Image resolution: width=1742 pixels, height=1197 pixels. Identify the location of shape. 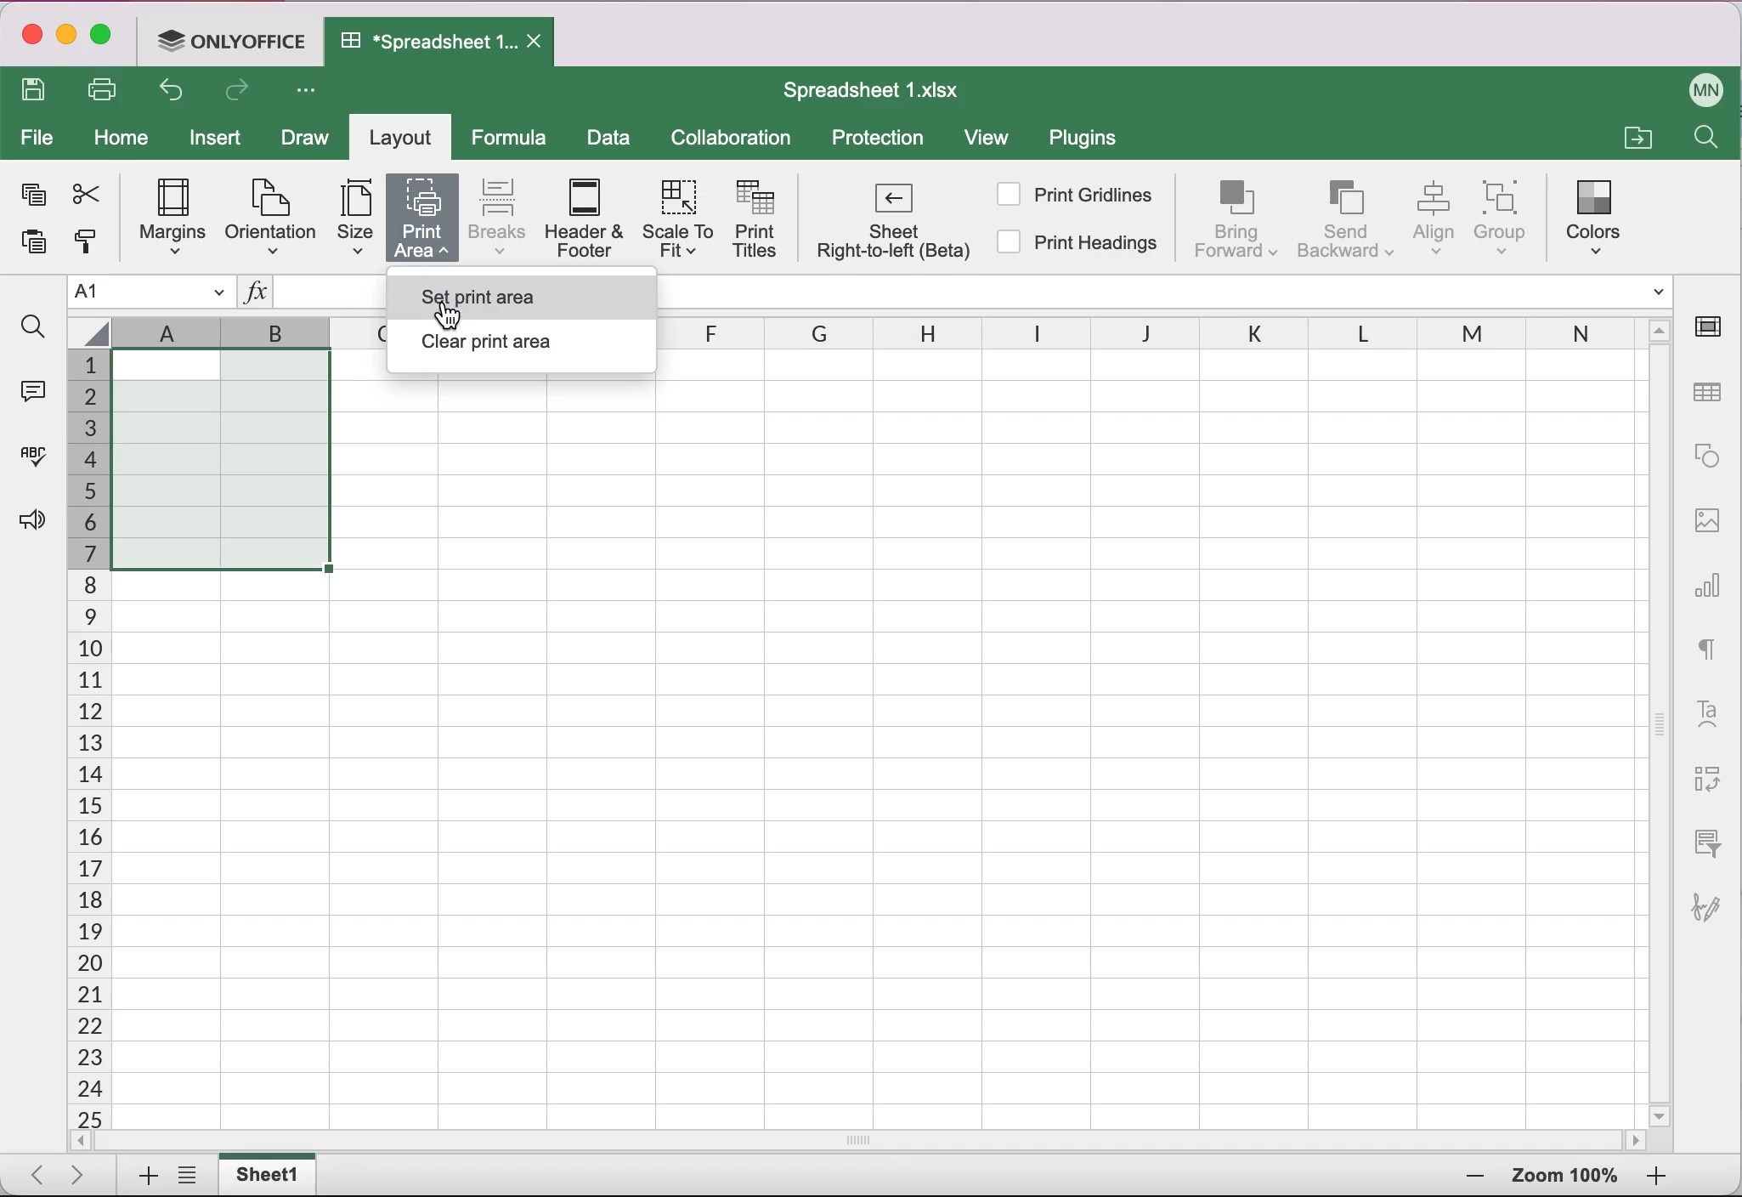
(1707, 456).